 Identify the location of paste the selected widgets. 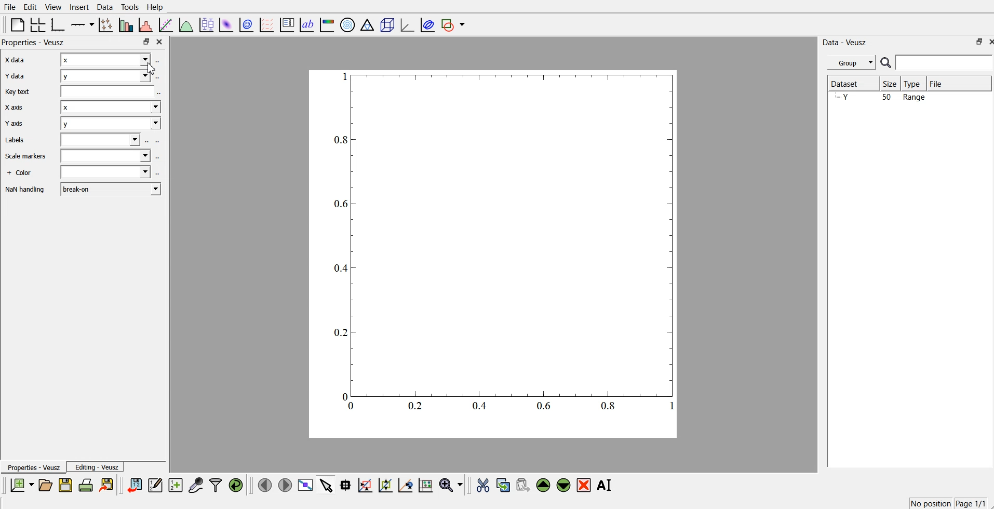
(523, 486).